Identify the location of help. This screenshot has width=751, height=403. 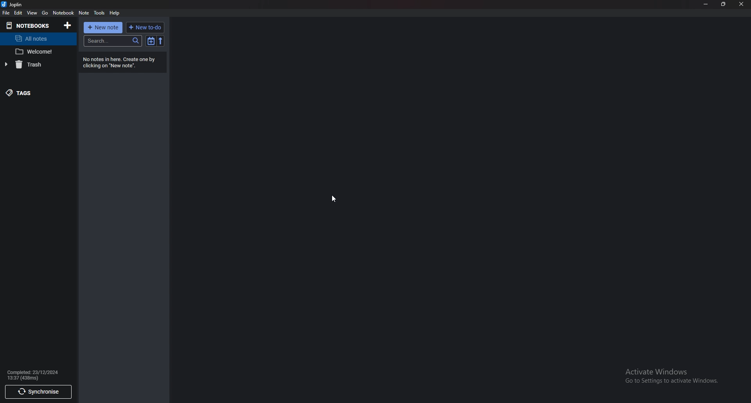
(115, 13).